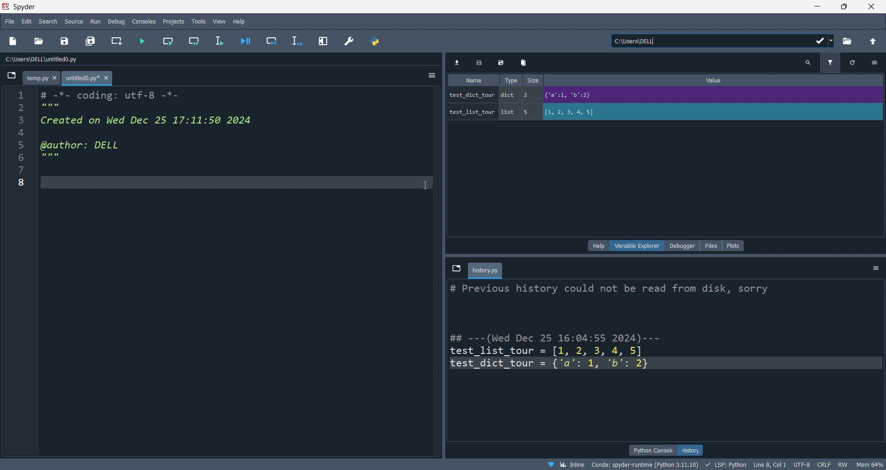 This screenshot has height=470, width=886. Describe the element at coordinates (533, 81) in the screenshot. I see `size` at that location.